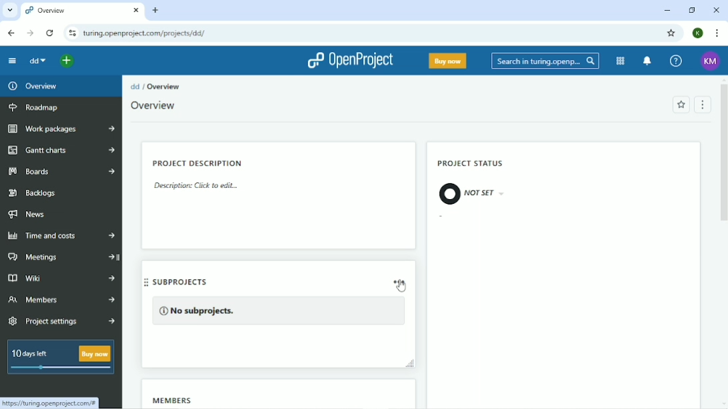  What do you see at coordinates (709, 61) in the screenshot?
I see `Account` at bounding box center [709, 61].